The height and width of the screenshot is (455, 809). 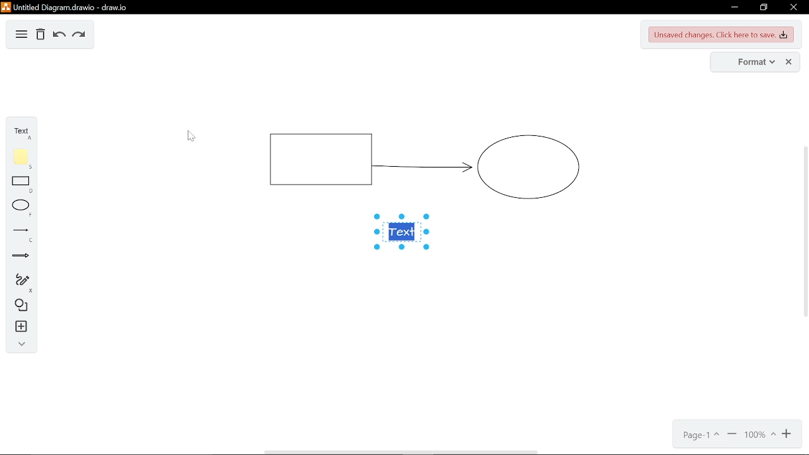 What do you see at coordinates (746, 62) in the screenshot?
I see `format` at bounding box center [746, 62].